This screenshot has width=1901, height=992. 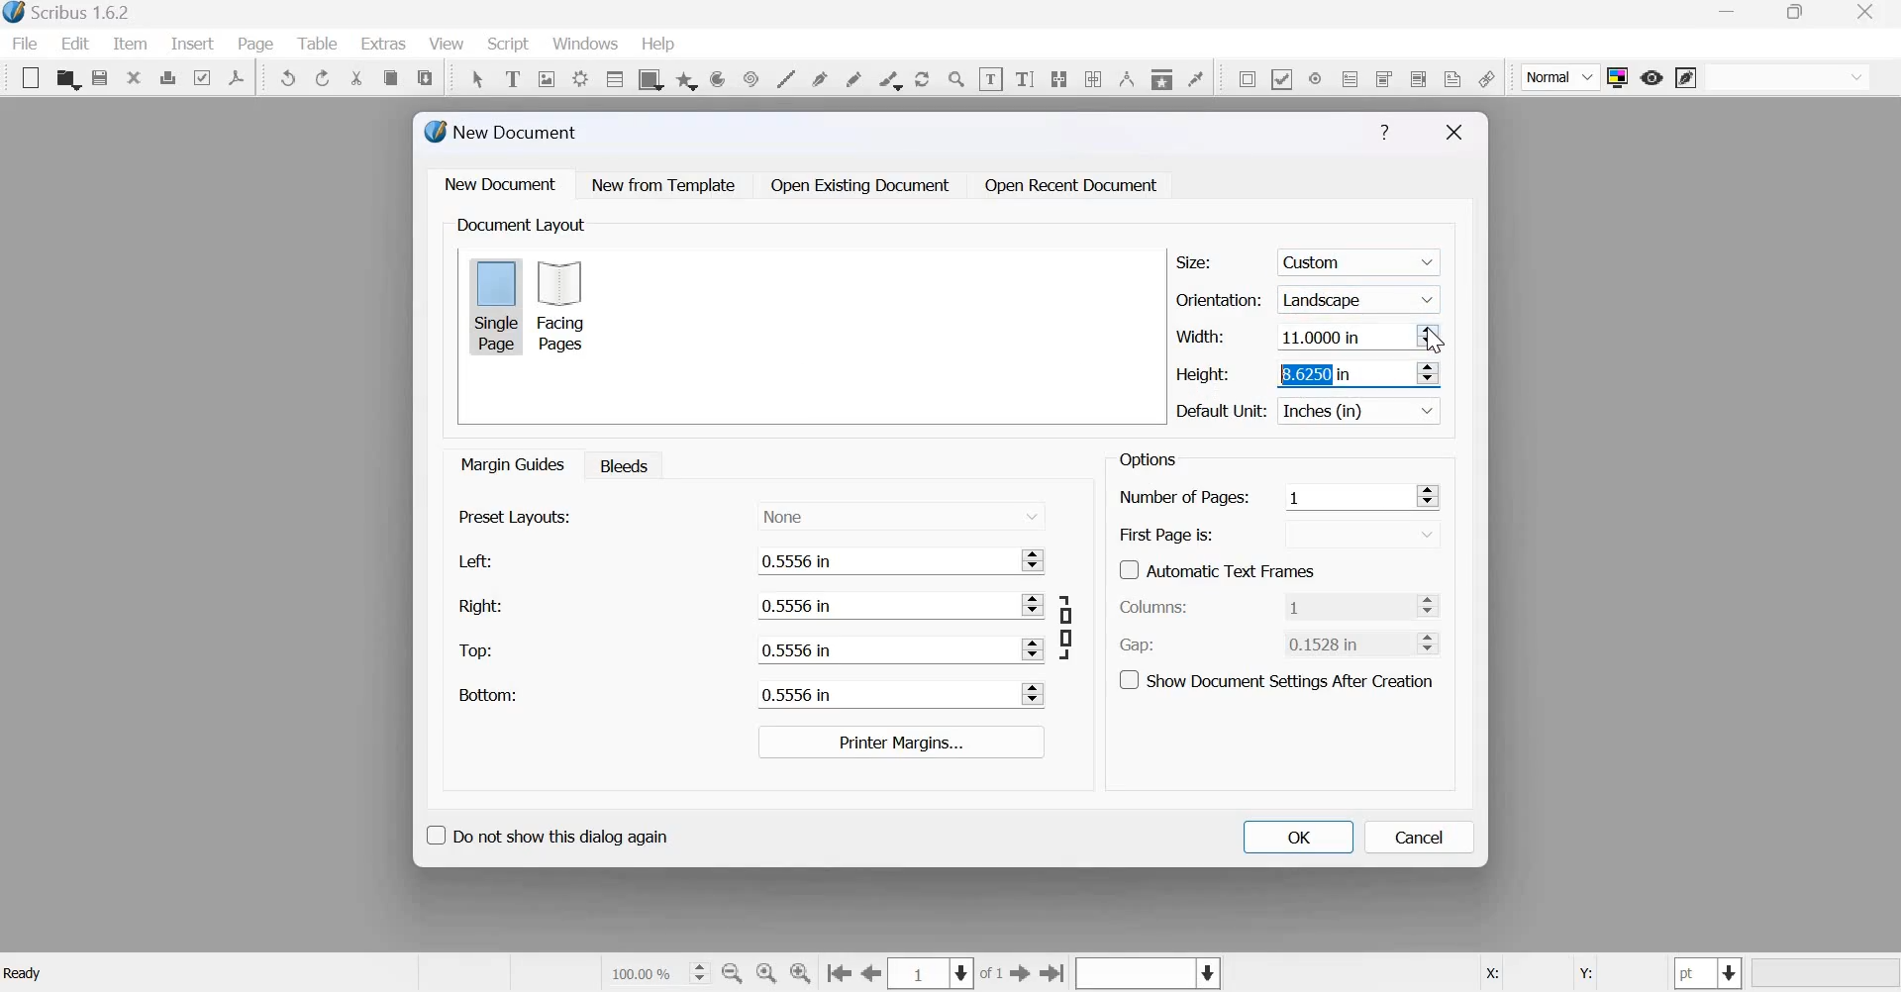 What do you see at coordinates (1218, 568) in the screenshot?
I see `Automatic Text Frames` at bounding box center [1218, 568].